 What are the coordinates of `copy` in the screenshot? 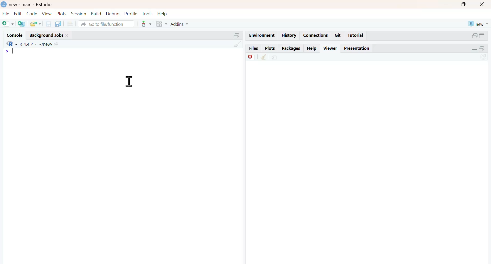 It's located at (58, 24).